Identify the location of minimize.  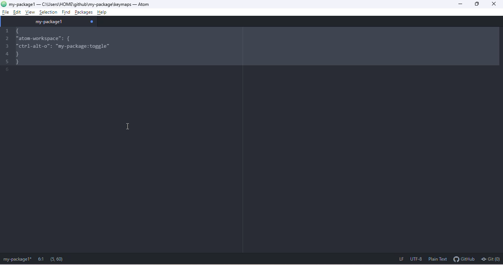
(461, 4).